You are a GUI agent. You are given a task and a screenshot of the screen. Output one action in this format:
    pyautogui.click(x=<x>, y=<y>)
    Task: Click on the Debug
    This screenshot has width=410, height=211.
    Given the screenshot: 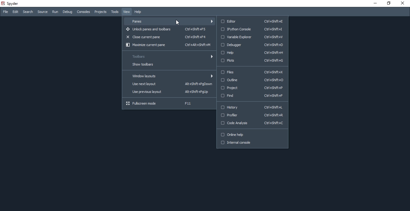 What is the action you would take?
    pyautogui.click(x=68, y=12)
    